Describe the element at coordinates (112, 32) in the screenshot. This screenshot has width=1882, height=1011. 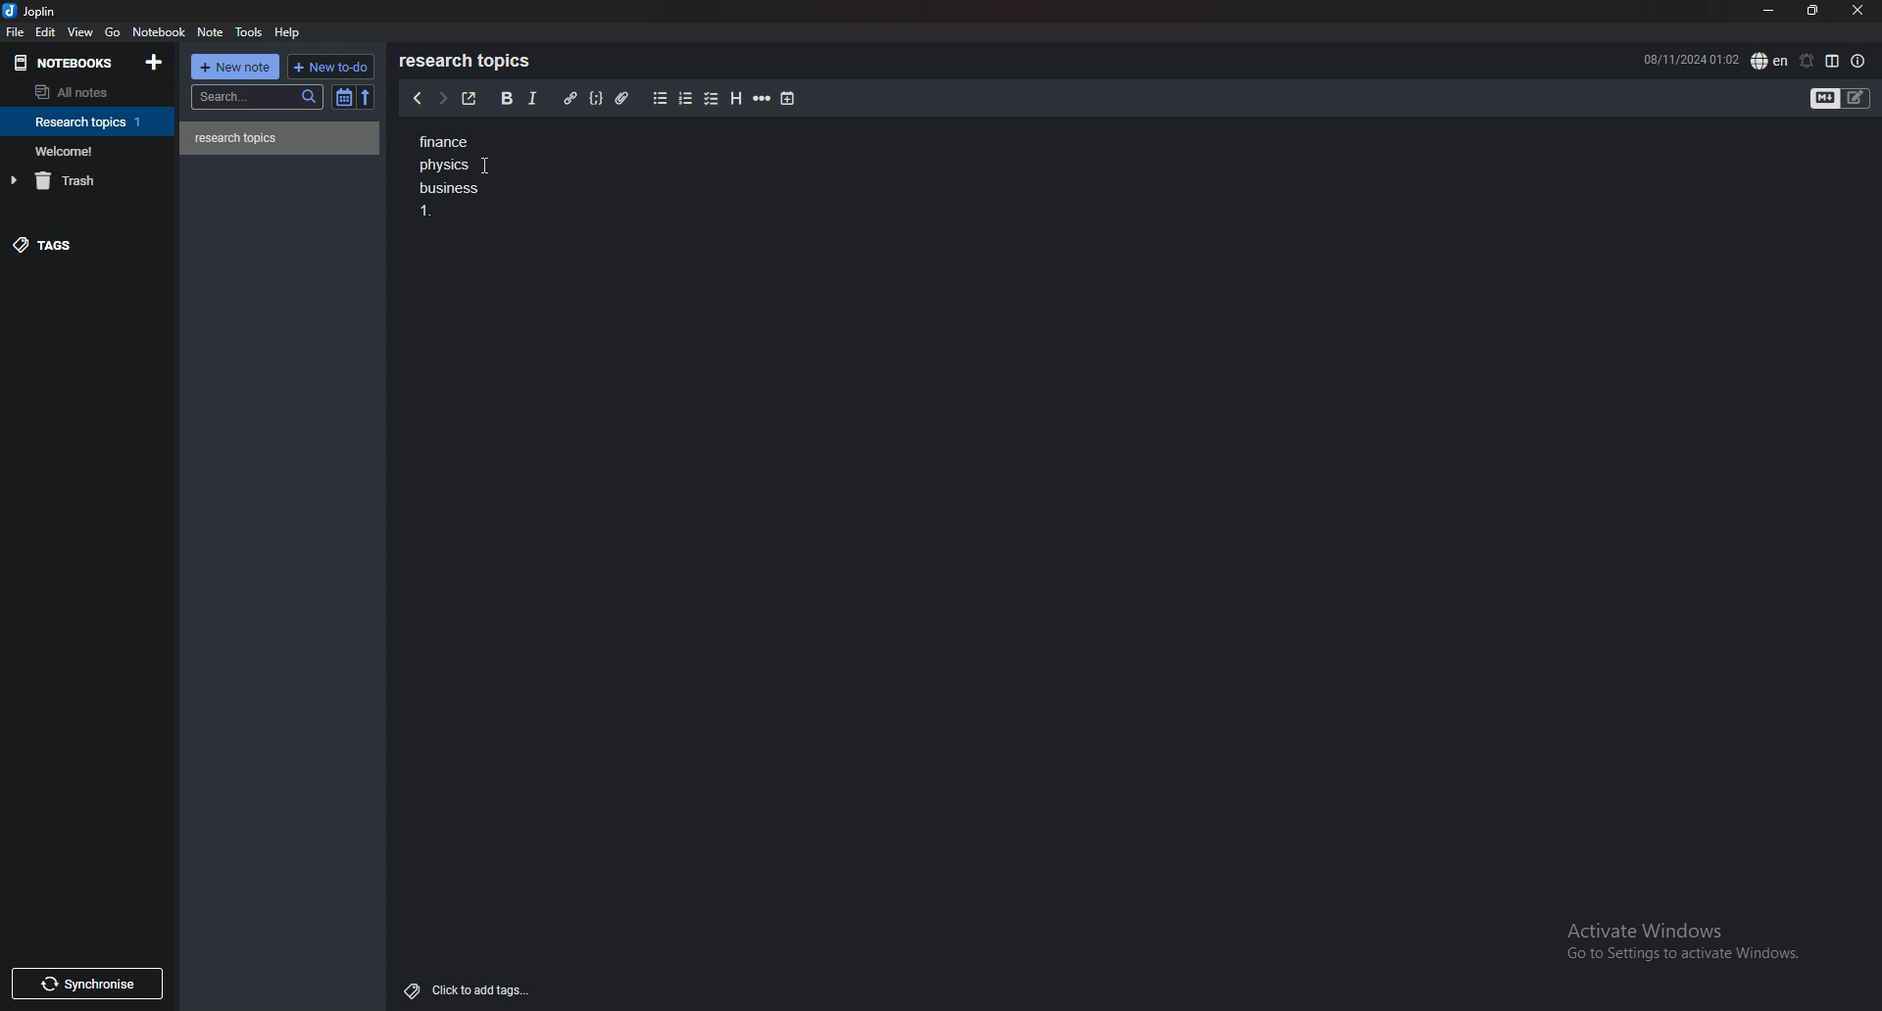
I see `go` at that location.